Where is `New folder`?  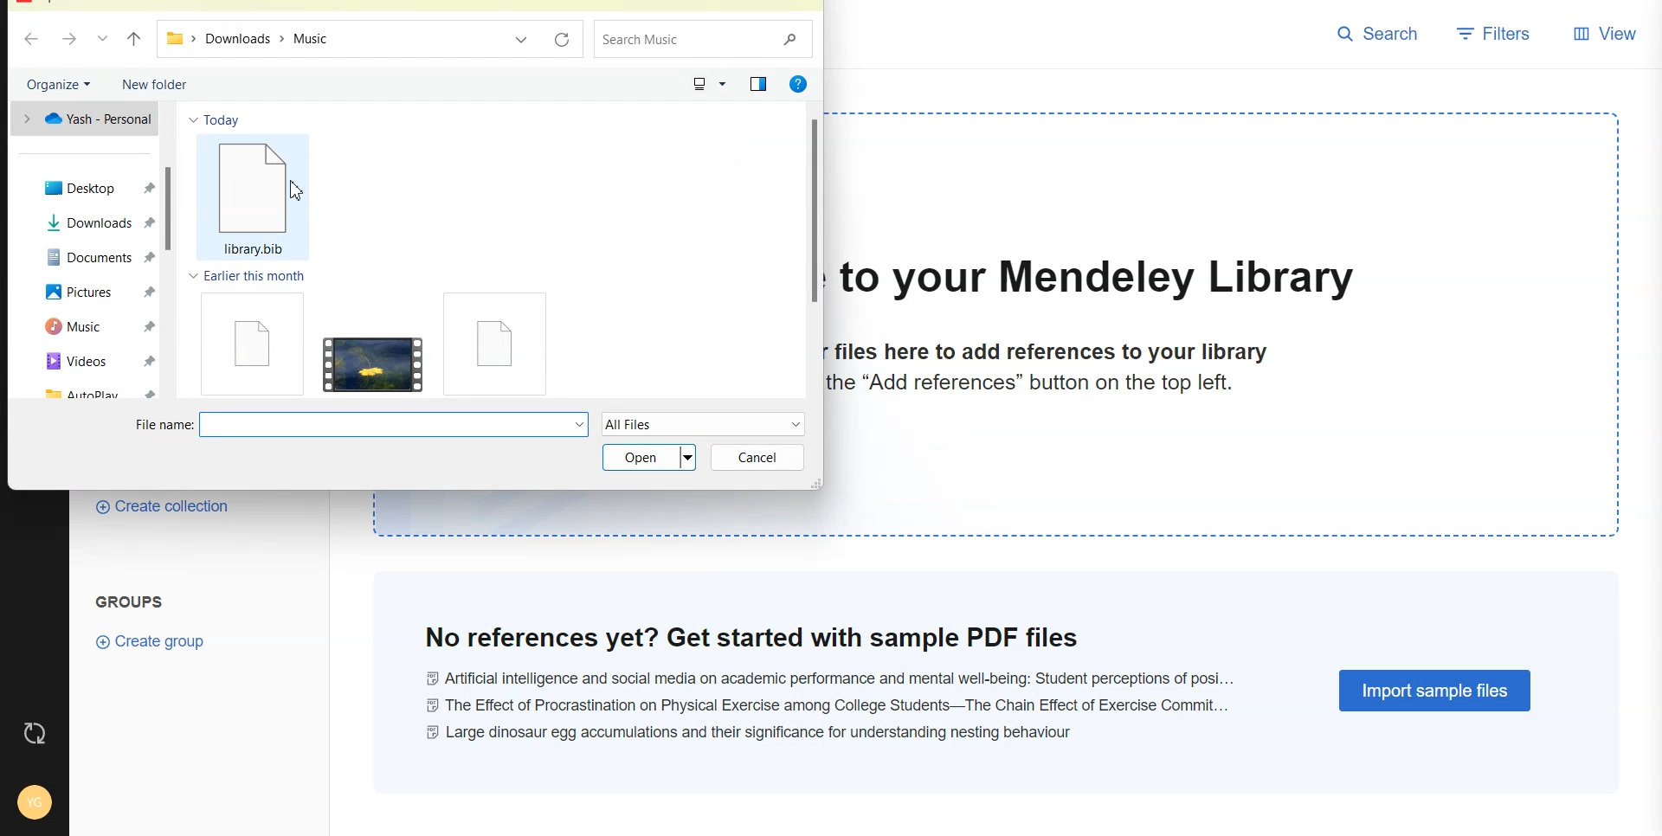
New folder is located at coordinates (156, 85).